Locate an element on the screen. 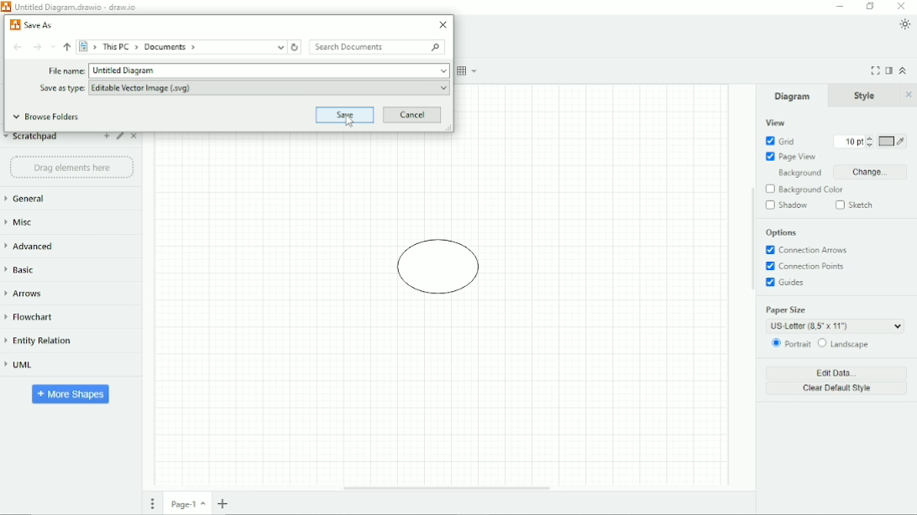 This screenshot has height=515, width=917. Scratchpad is located at coordinates (30, 139).